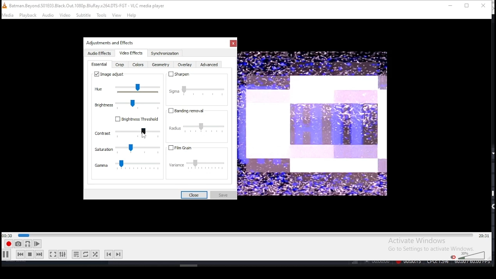 The width and height of the screenshot is (496, 279). Describe the element at coordinates (29, 254) in the screenshot. I see `stop` at that location.